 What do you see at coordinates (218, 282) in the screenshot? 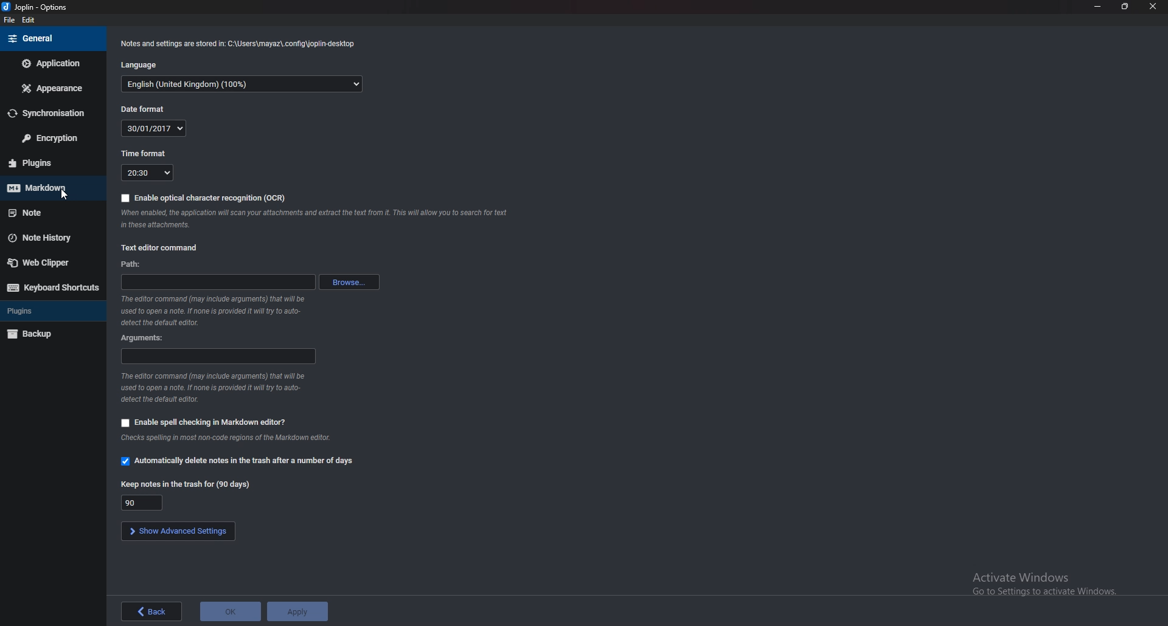
I see `path input` at bounding box center [218, 282].